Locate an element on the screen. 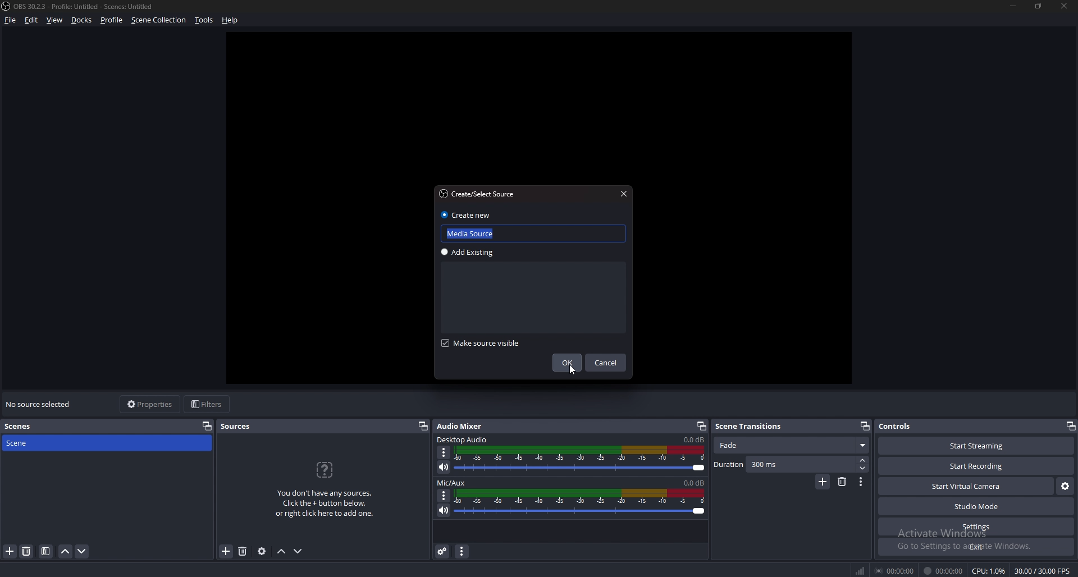  help is located at coordinates (230, 20).